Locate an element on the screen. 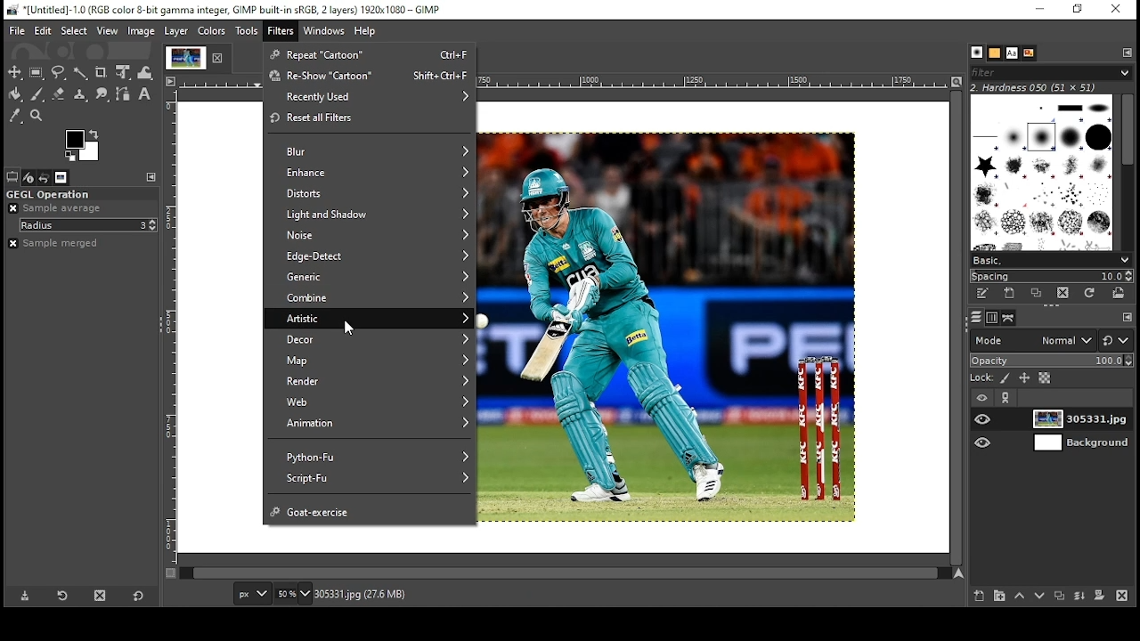 Image resolution: width=1140 pixels, height=641 pixels. lock is located at coordinates (982, 377).